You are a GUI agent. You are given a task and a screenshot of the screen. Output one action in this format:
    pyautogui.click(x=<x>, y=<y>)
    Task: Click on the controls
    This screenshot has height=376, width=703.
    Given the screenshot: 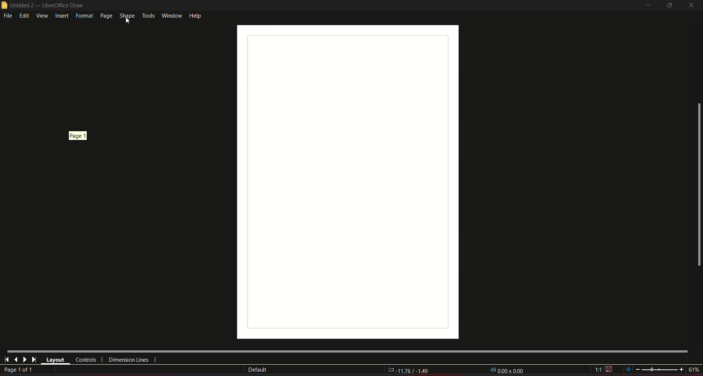 What is the action you would take?
    pyautogui.click(x=85, y=360)
    